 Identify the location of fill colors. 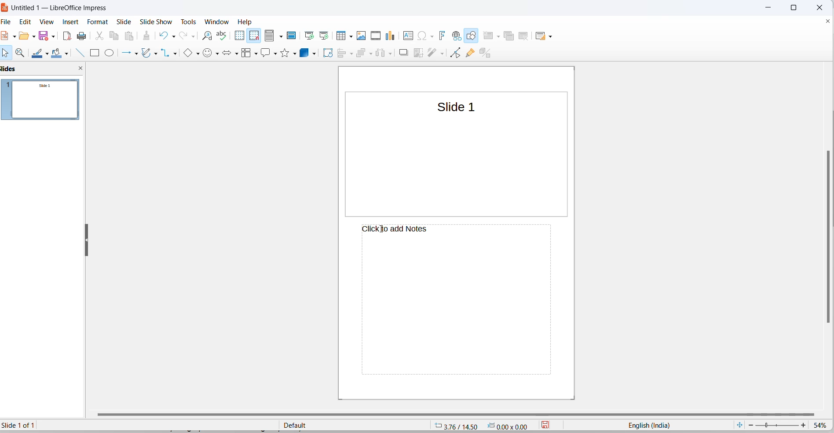
(58, 53).